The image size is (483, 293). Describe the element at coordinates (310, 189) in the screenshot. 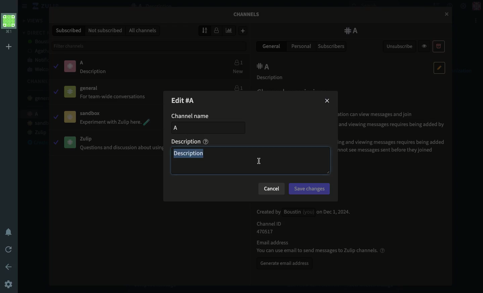

I see `Save changes` at that location.